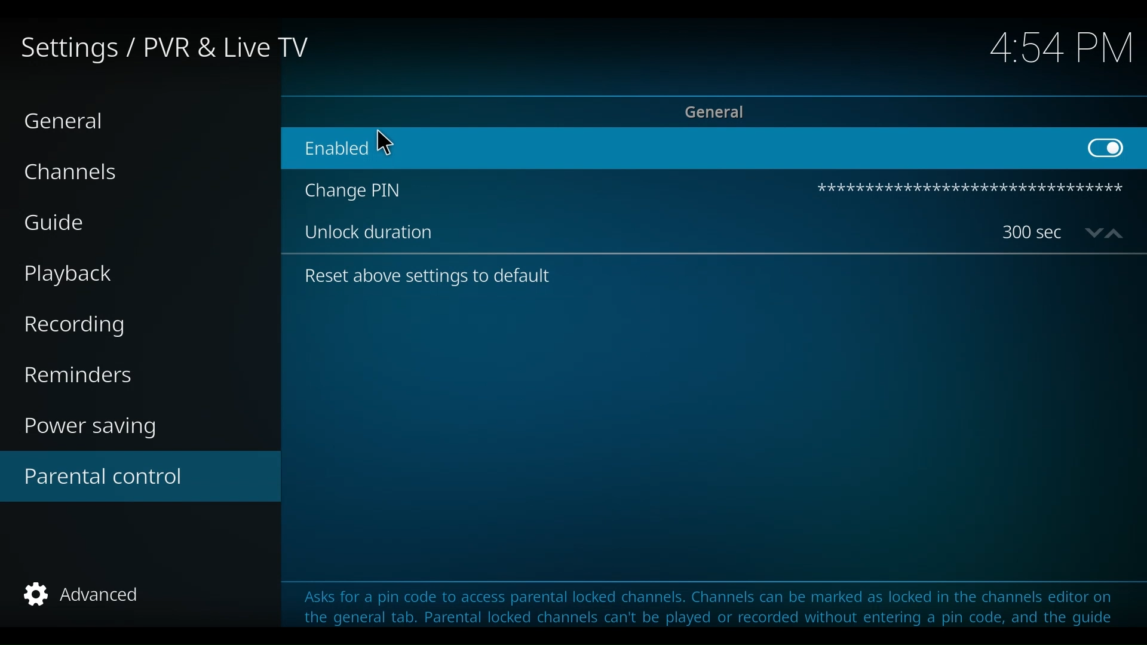 This screenshot has width=1147, height=645. What do you see at coordinates (1112, 148) in the screenshot?
I see `Toggle on/off` at bounding box center [1112, 148].